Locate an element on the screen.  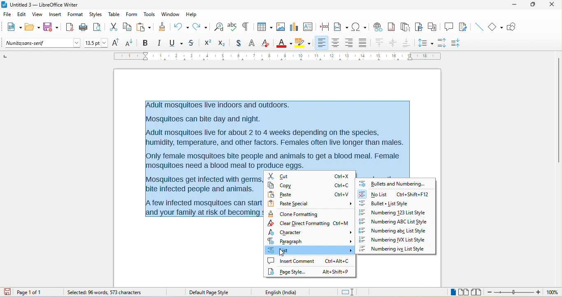
table is located at coordinates (114, 15).